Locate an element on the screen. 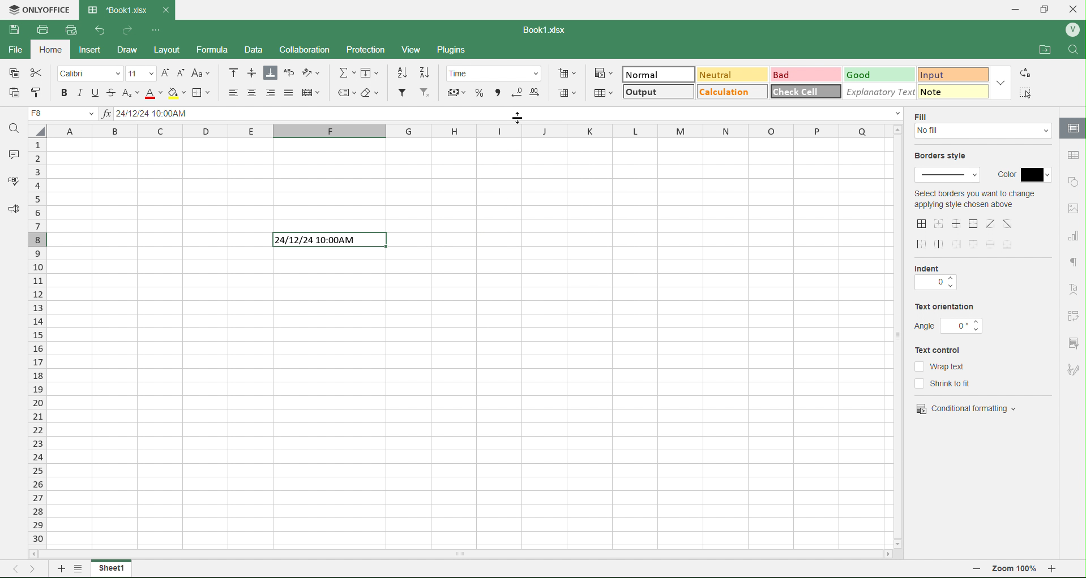 This screenshot has height=578, width=1086. Book1.xlsx is located at coordinates (548, 28).